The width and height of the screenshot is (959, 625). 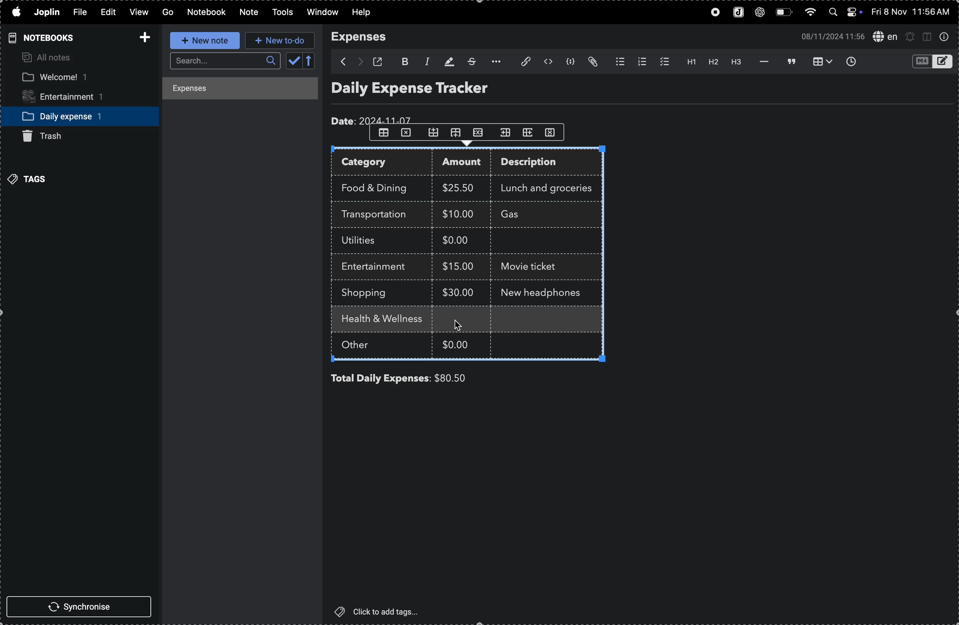 What do you see at coordinates (30, 178) in the screenshot?
I see `tags` at bounding box center [30, 178].